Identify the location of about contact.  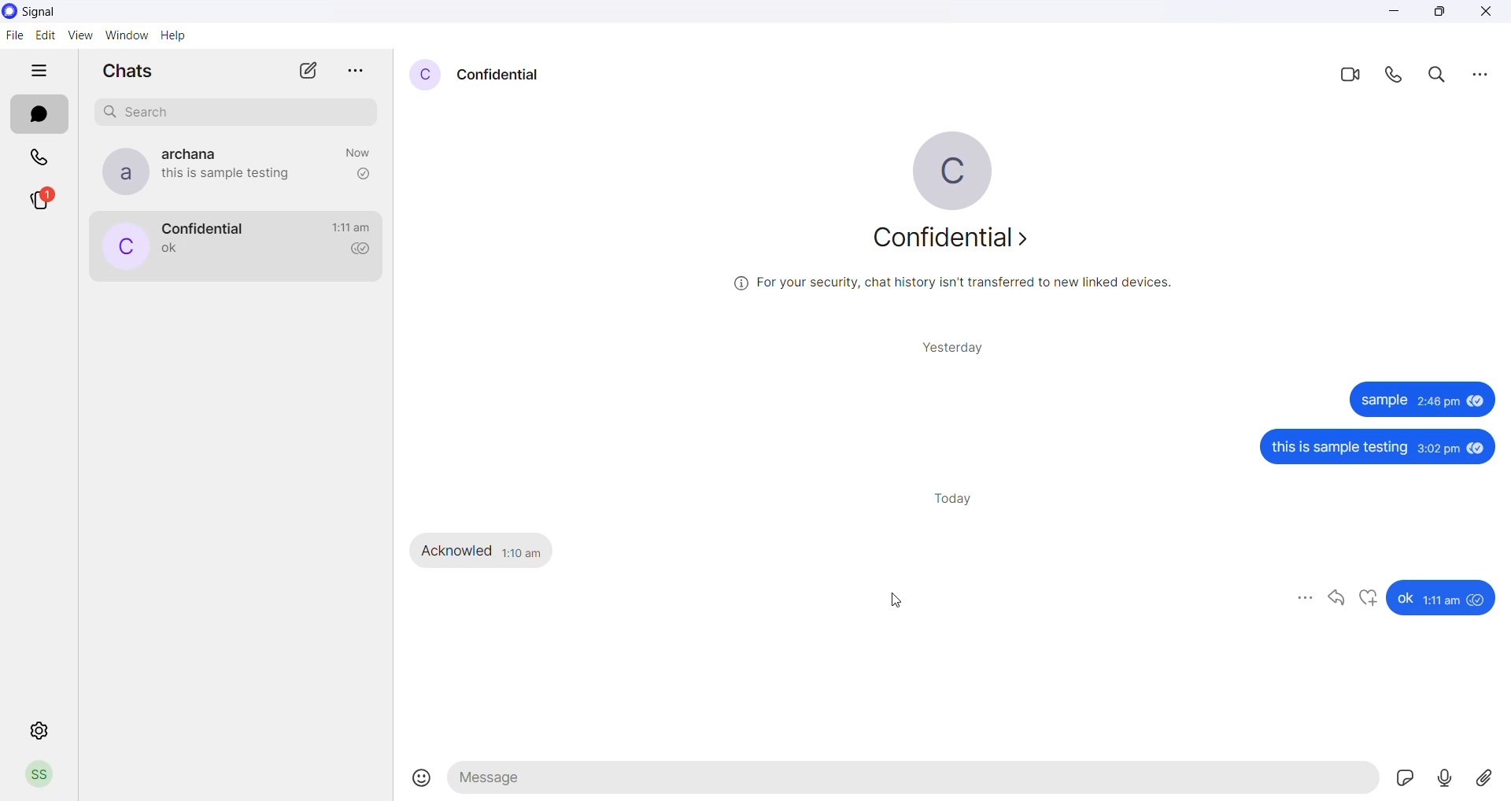
(957, 242).